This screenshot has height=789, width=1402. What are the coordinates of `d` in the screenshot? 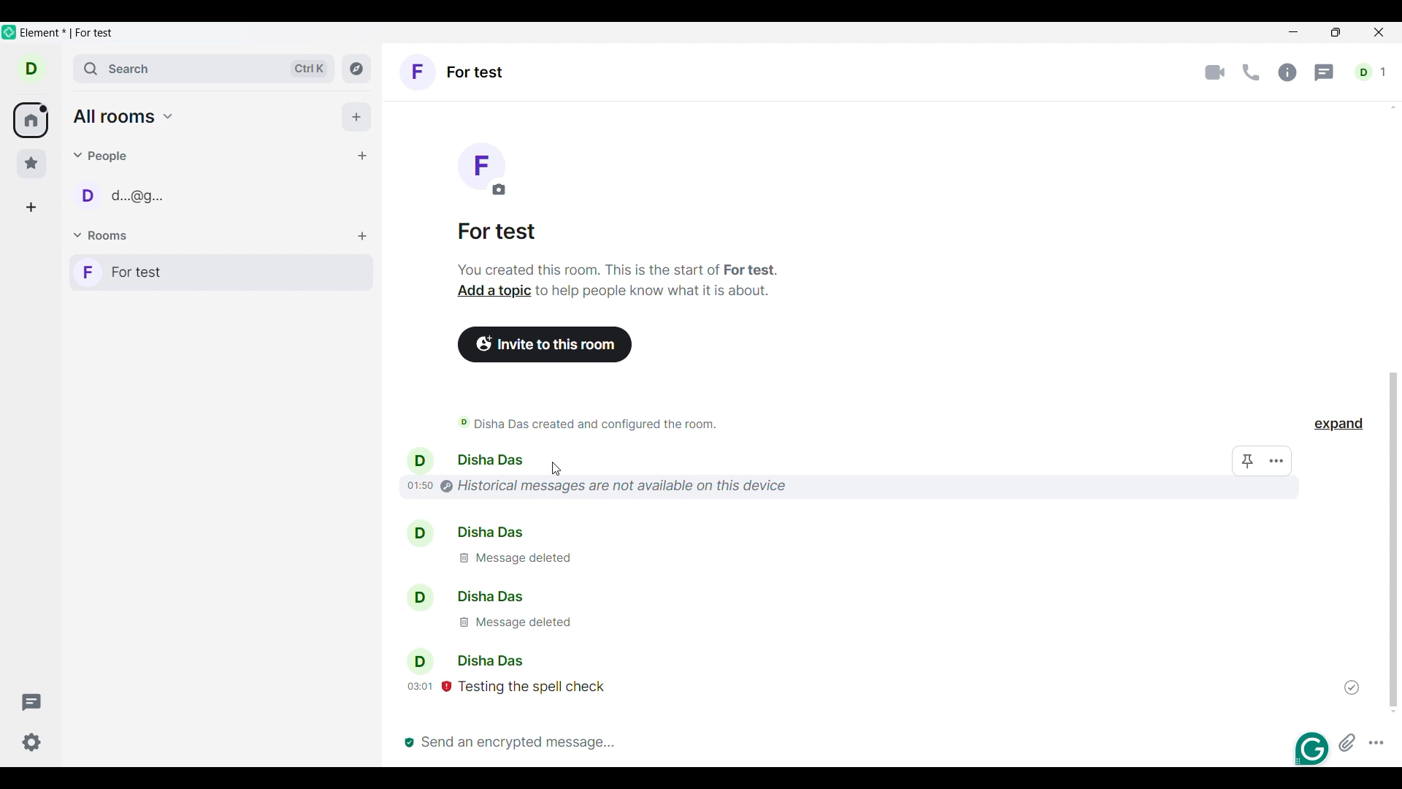 It's located at (31, 68).